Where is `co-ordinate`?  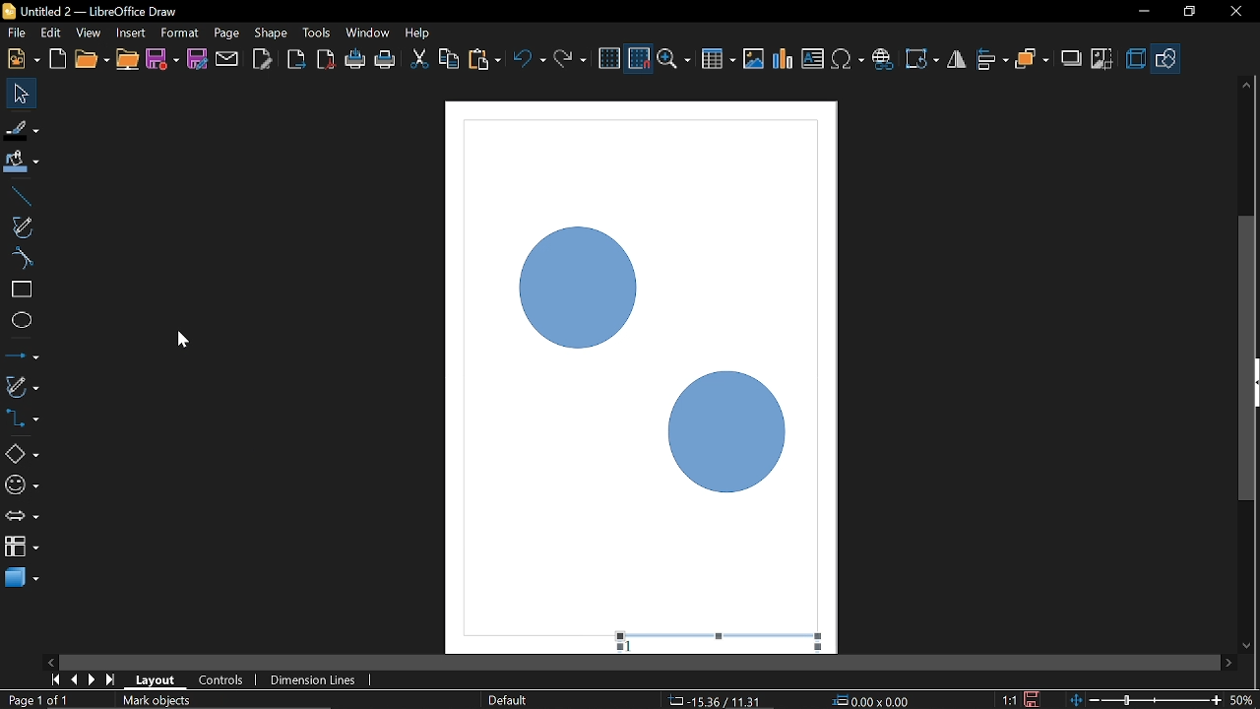 co-ordinate is located at coordinates (874, 700).